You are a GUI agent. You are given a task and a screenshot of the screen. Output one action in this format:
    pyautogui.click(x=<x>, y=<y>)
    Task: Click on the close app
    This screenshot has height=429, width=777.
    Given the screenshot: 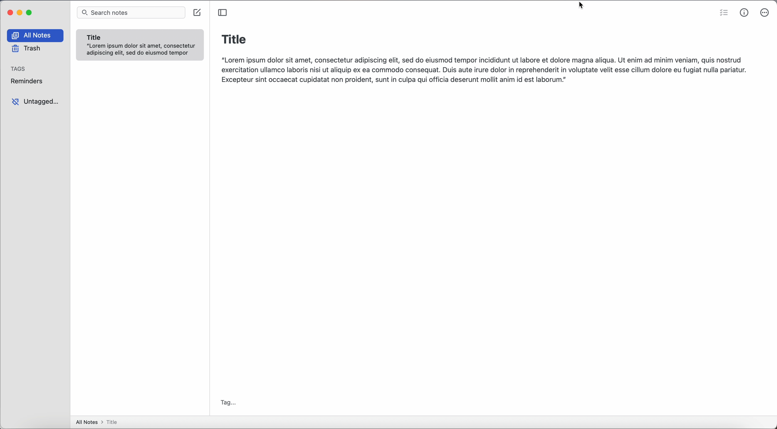 What is the action you would take?
    pyautogui.click(x=9, y=12)
    